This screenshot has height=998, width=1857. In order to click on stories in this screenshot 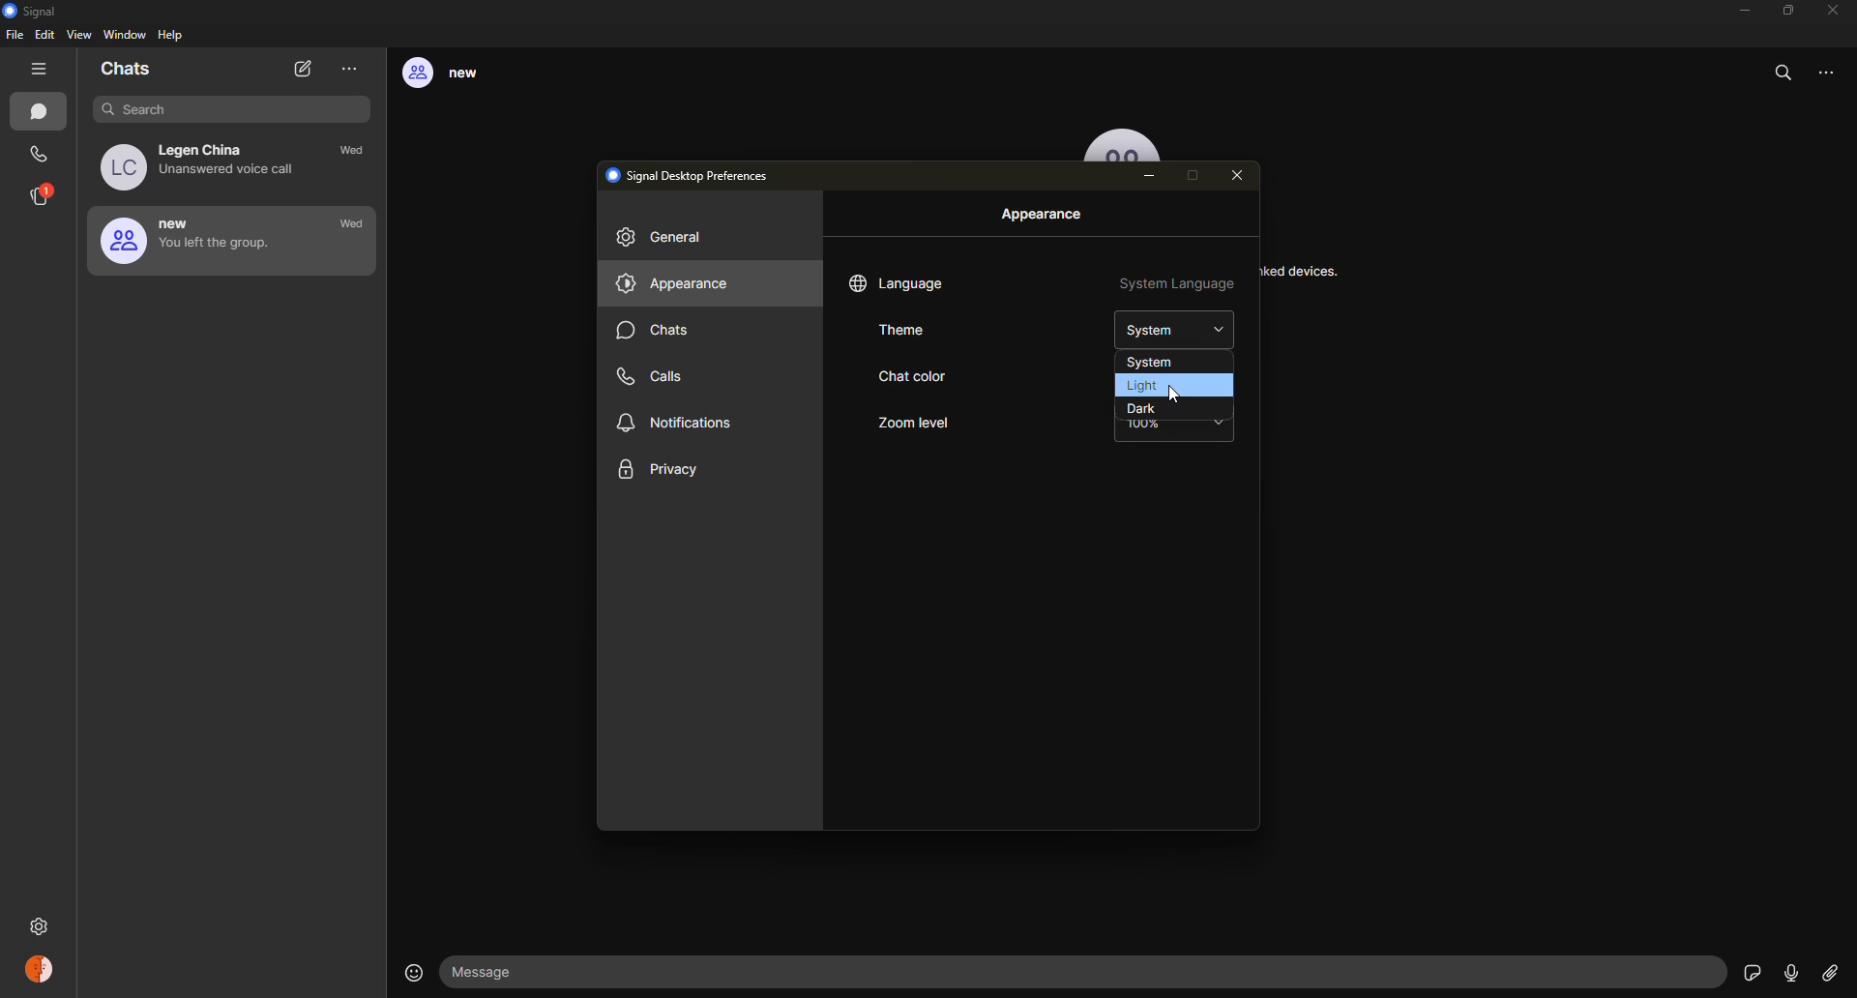, I will do `click(43, 195)`.